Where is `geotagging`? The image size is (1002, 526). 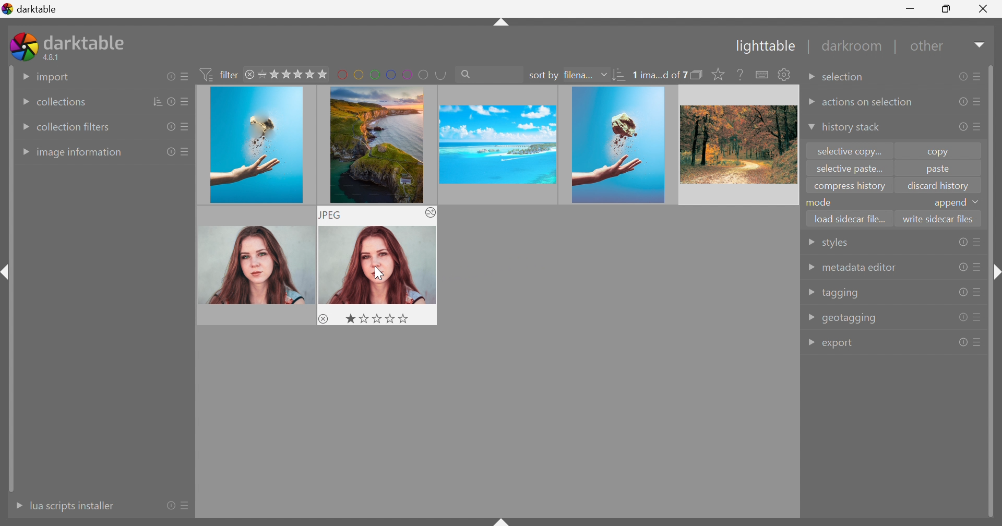
geotagging is located at coordinates (850, 318).